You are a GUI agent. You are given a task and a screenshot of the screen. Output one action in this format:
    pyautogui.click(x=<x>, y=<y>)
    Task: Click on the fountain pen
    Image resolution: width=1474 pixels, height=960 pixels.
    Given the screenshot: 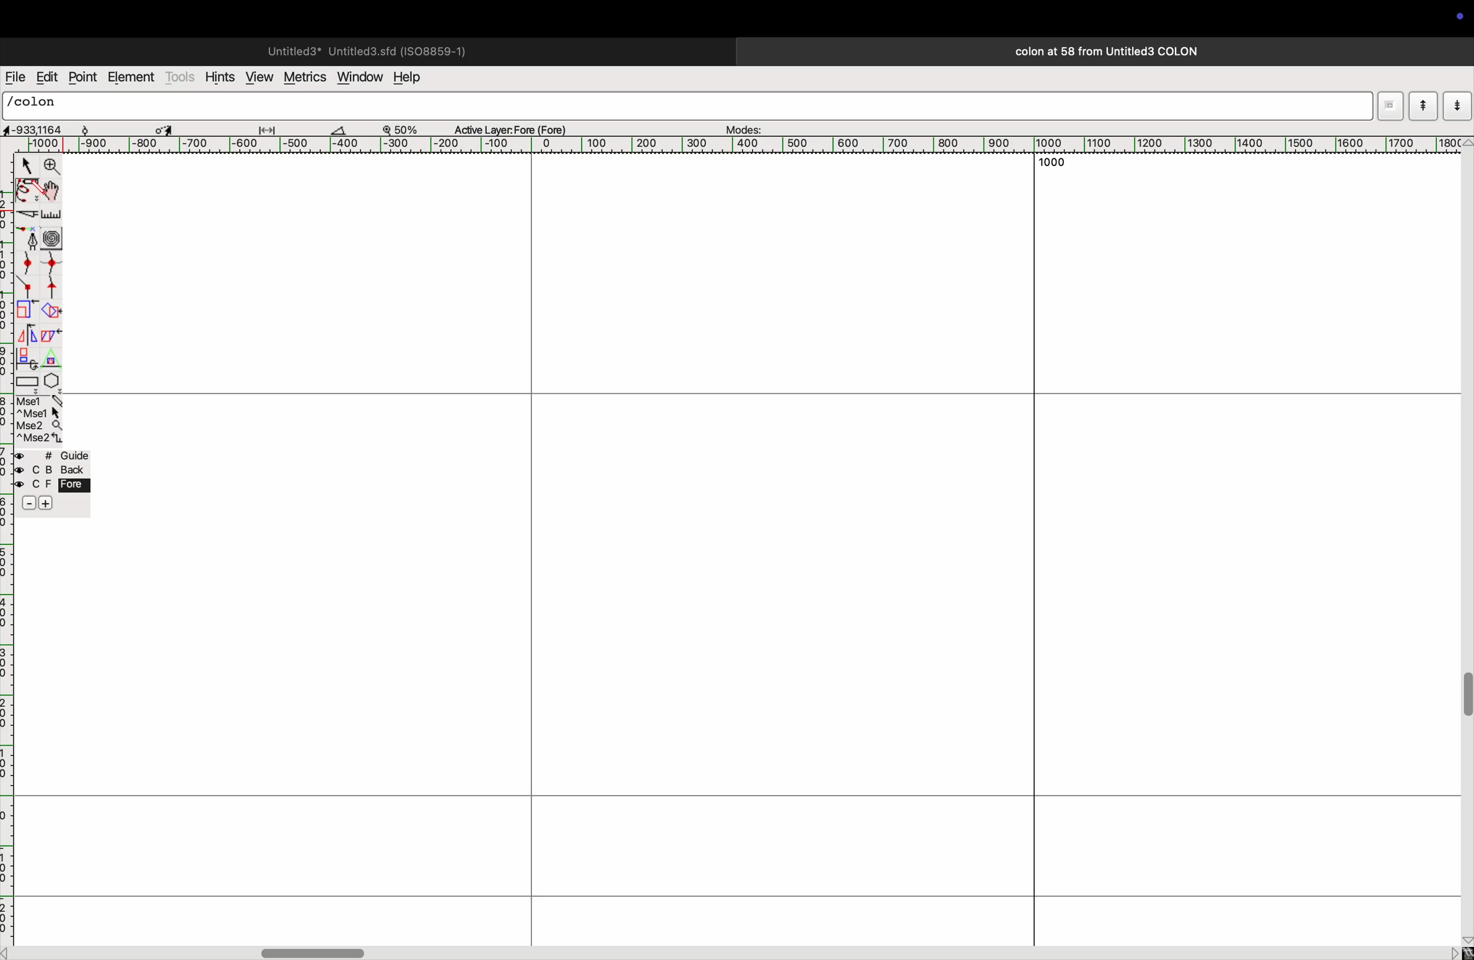 What is the action you would take?
    pyautogui.click(x=28, y=238)
    